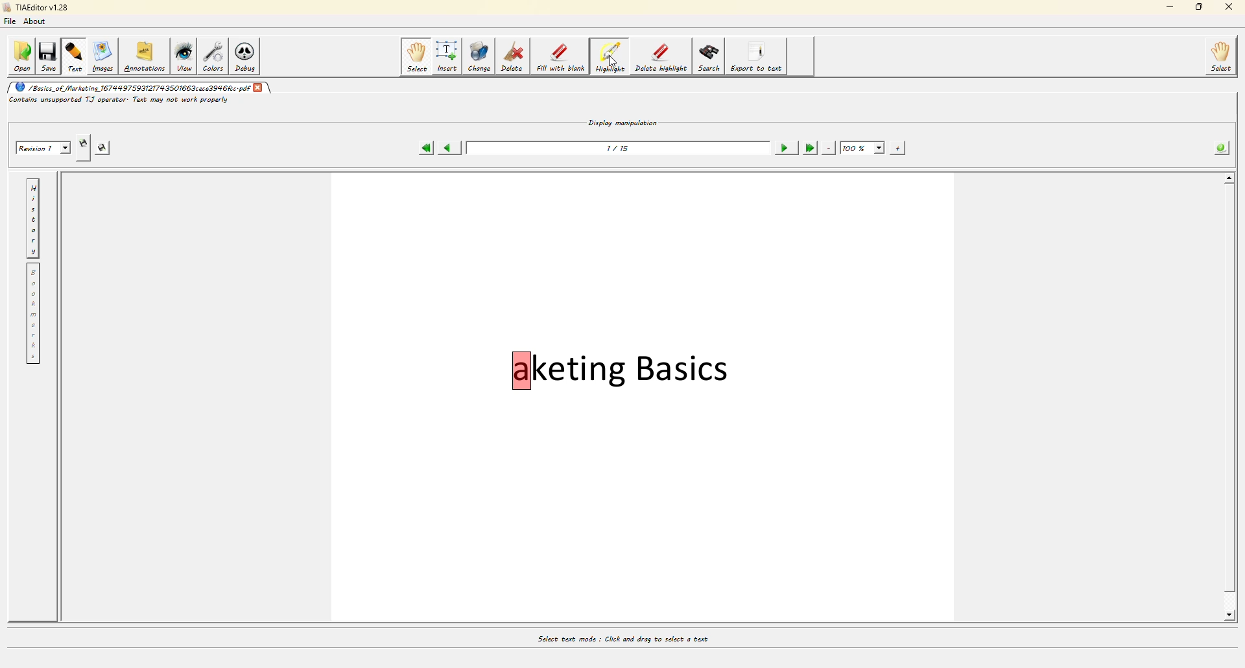  Describe the element at coordinates (35, 23) in the screenshot. I see `about` at that location.